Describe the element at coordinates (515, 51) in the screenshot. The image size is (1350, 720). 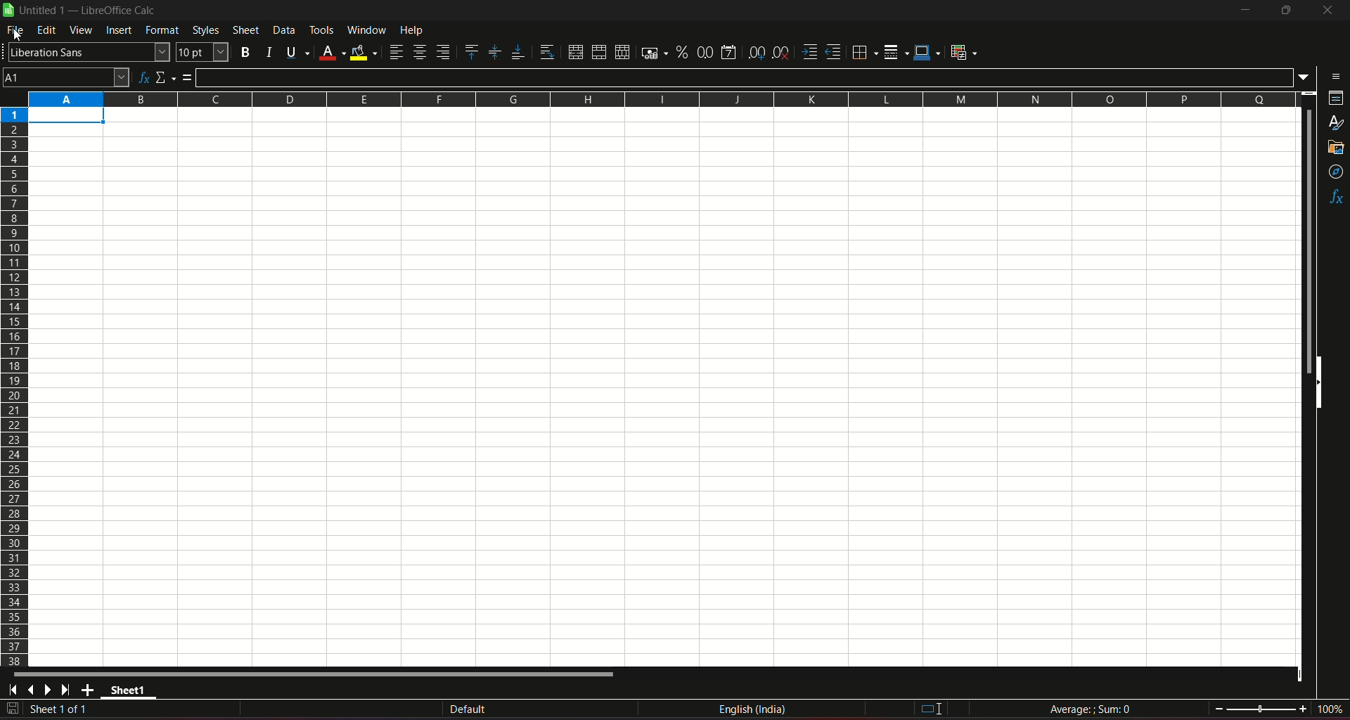
I see `align bottom` at that location.